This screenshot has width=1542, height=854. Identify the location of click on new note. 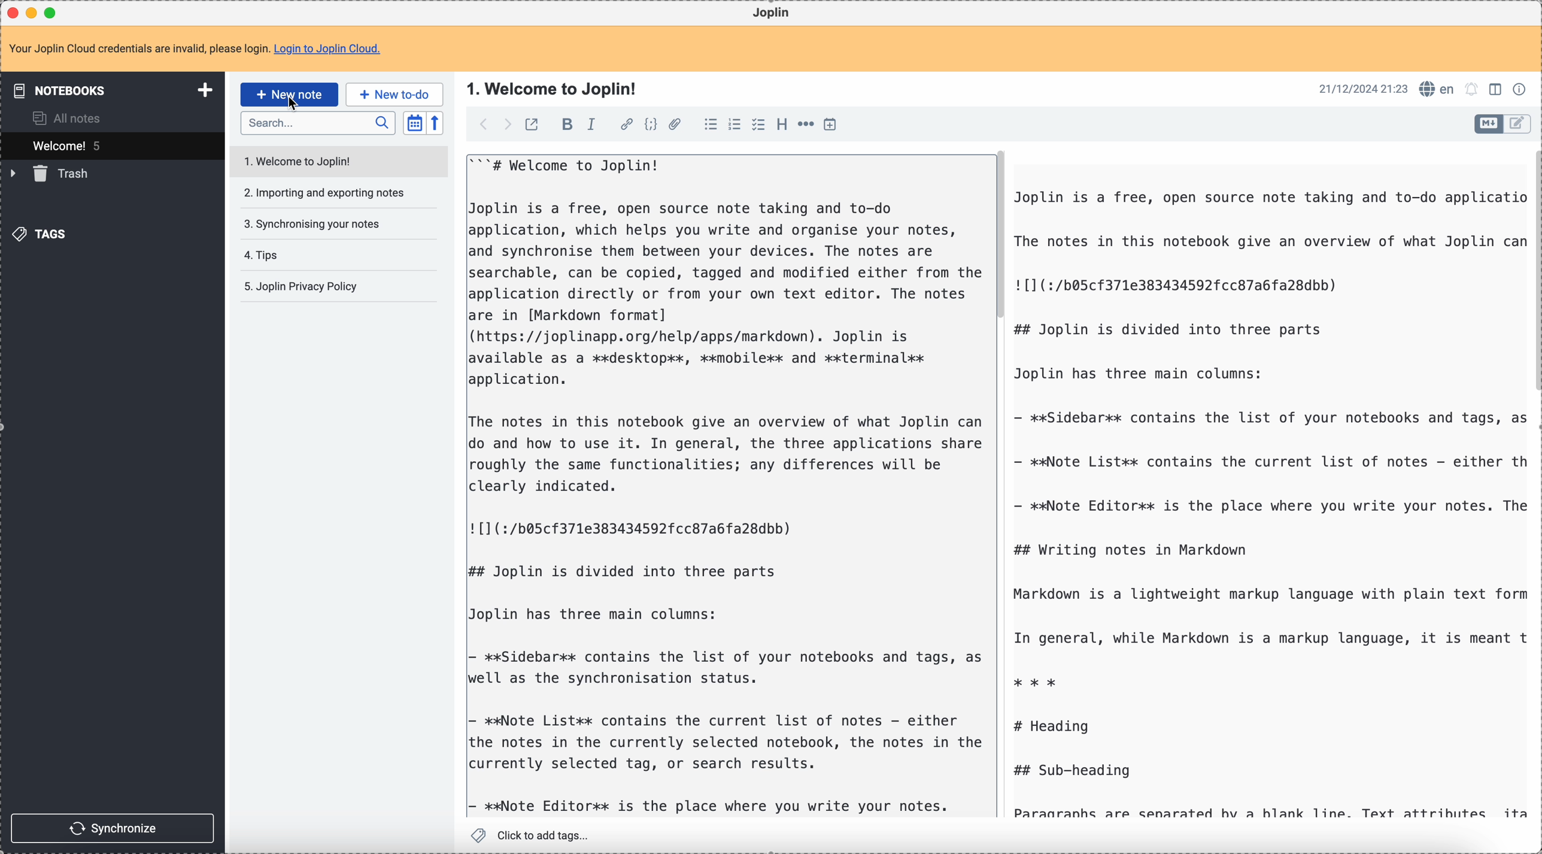
(289, 95).